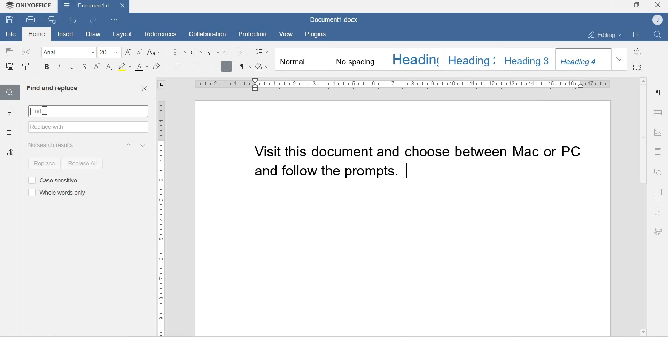  What do you see at coordinates (659, 35) in the screenshot?
I see `Find` at bounding box center [659, 35].